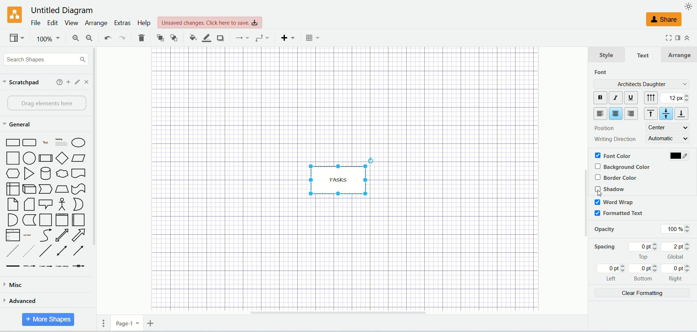 The height and width of the screenshot is (332, 697). Describe the element at coordinates (681, 54) in the screenshot. I see `arrange` at that location.